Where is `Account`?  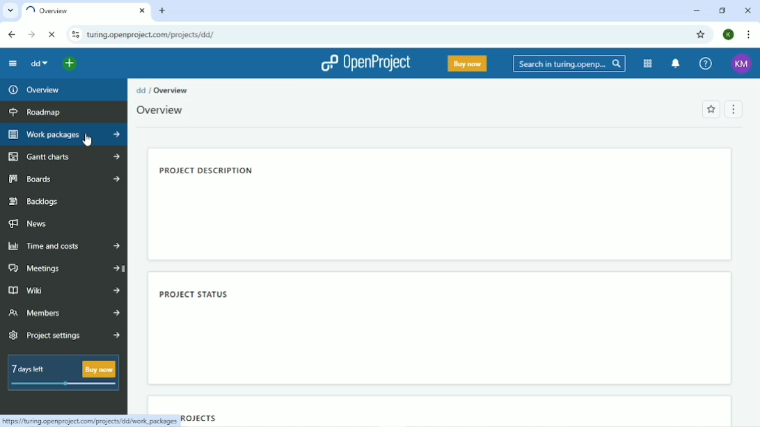 Account is located at coordinates (728, 35).